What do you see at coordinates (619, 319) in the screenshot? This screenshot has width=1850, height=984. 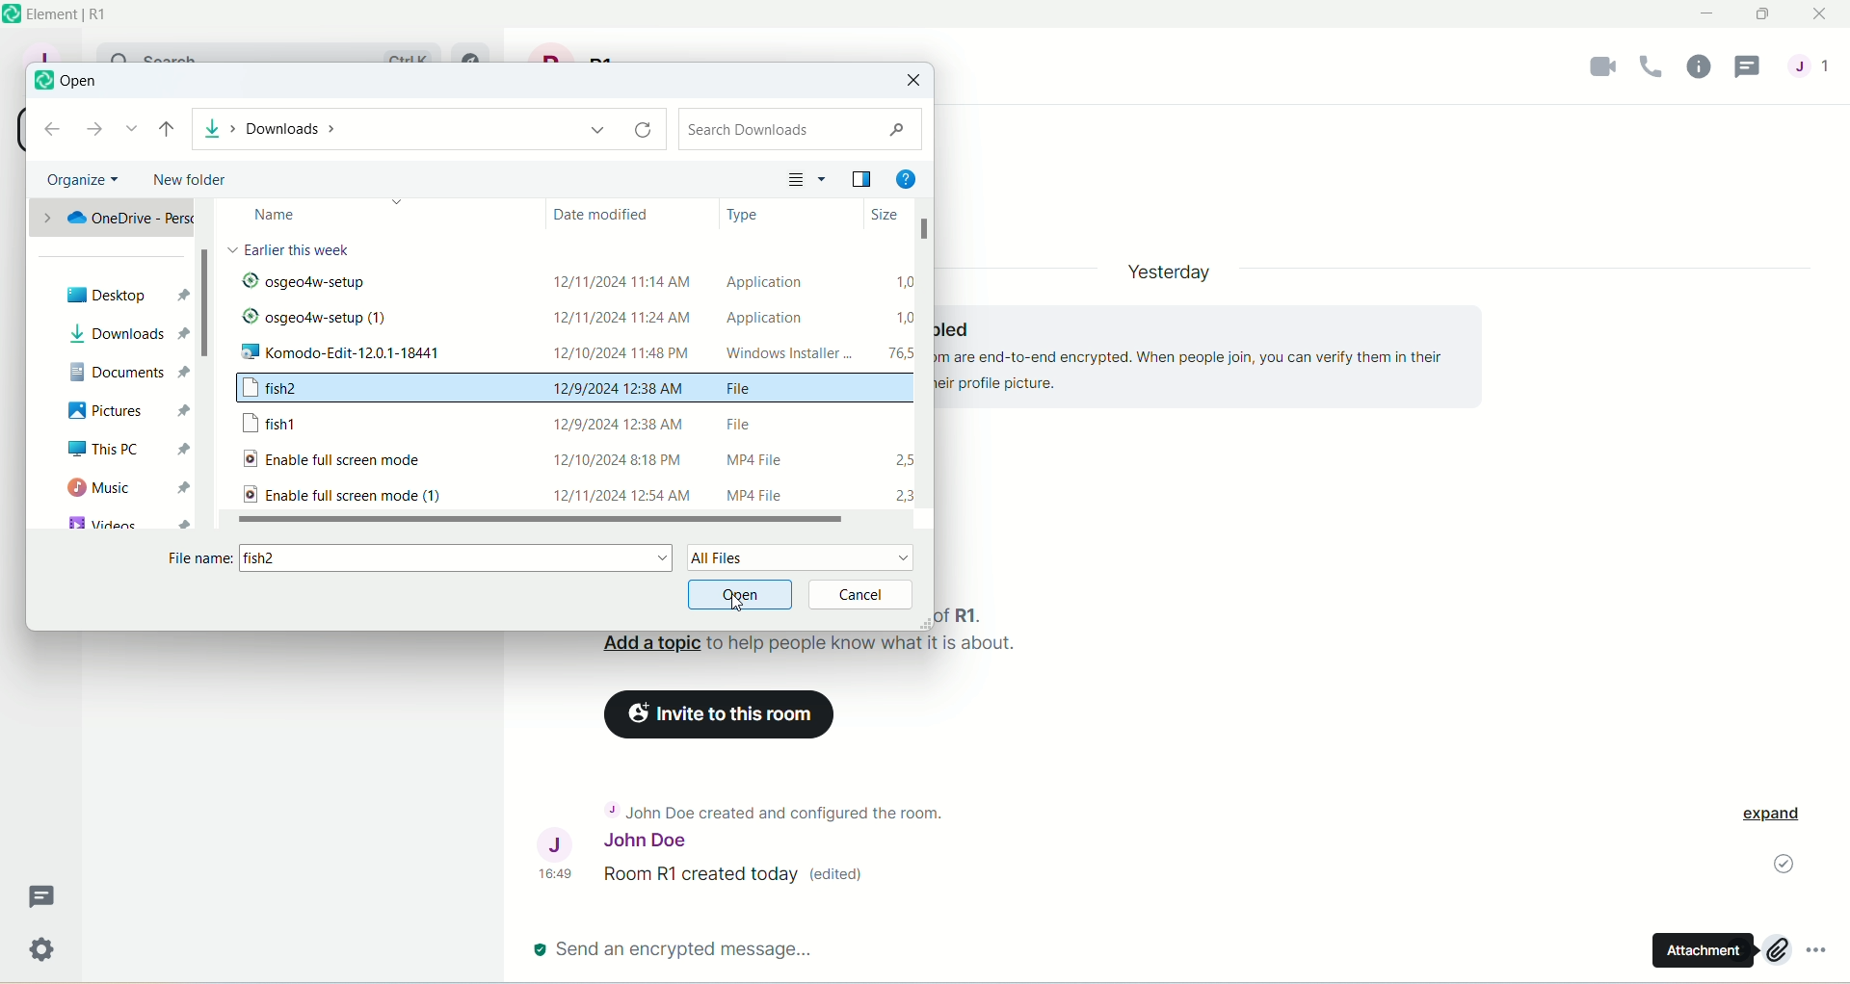 I see `12/11/2024 11:24 AM` at bounding box center [619, 319].